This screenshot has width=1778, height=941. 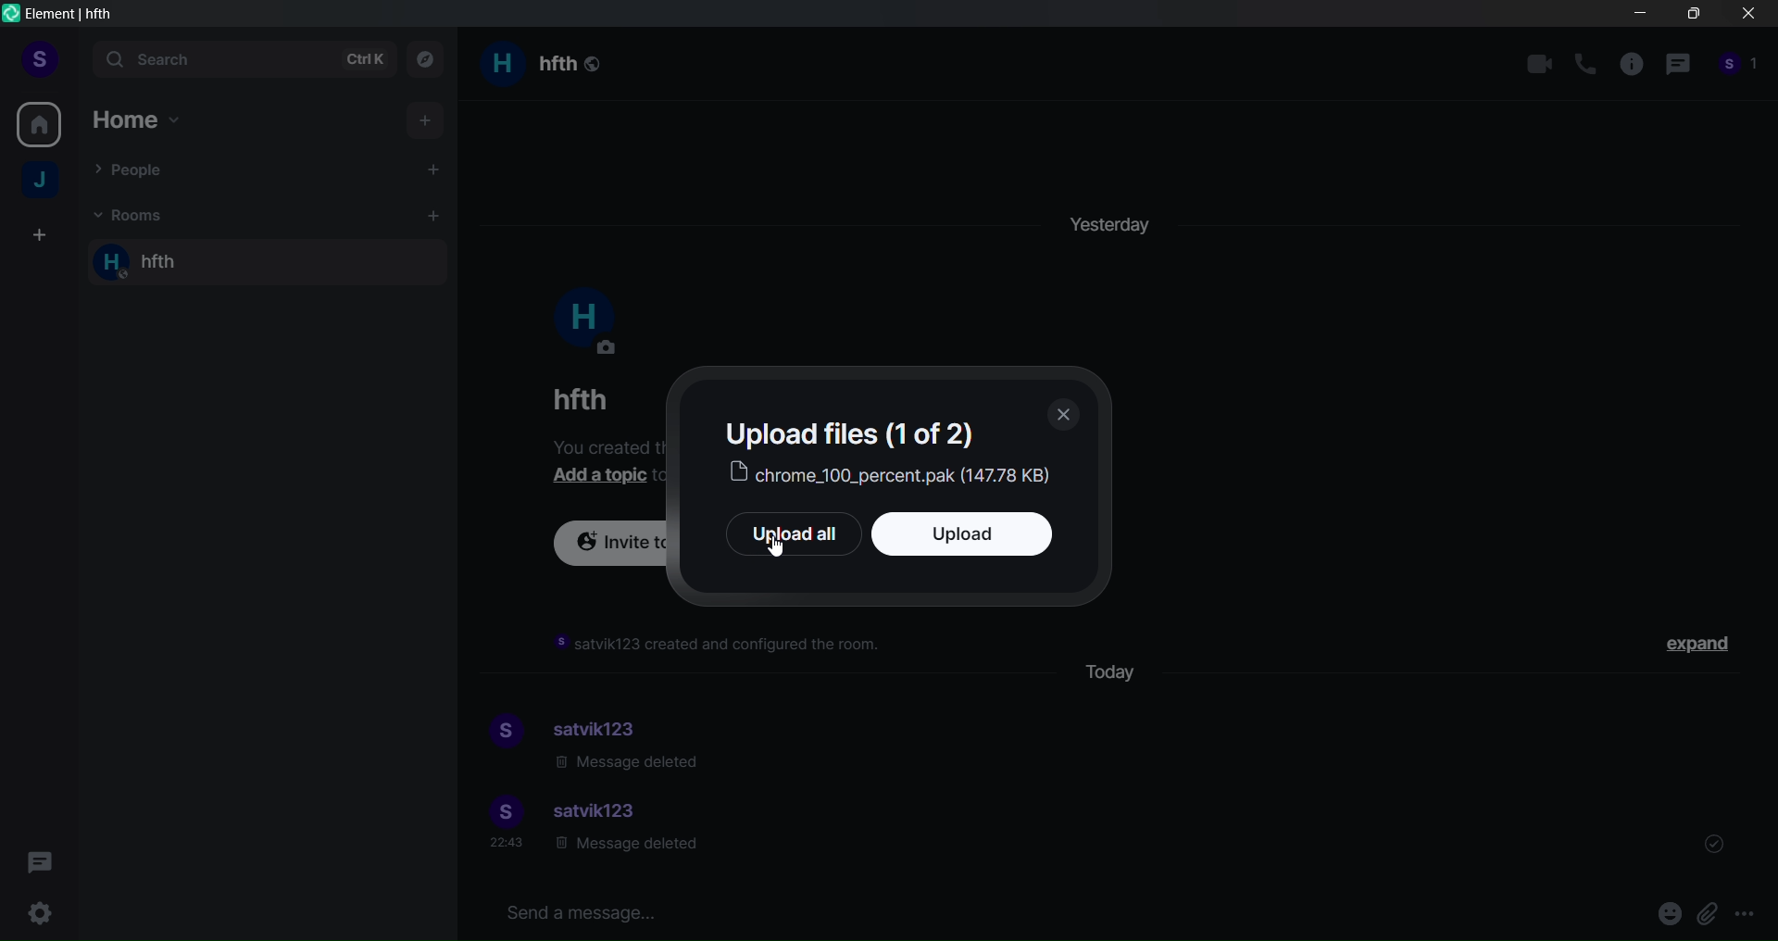 What do you see at coordinates (630, 764) in the screenshot?
I see `message deleted` at bounding box center [630, 764].